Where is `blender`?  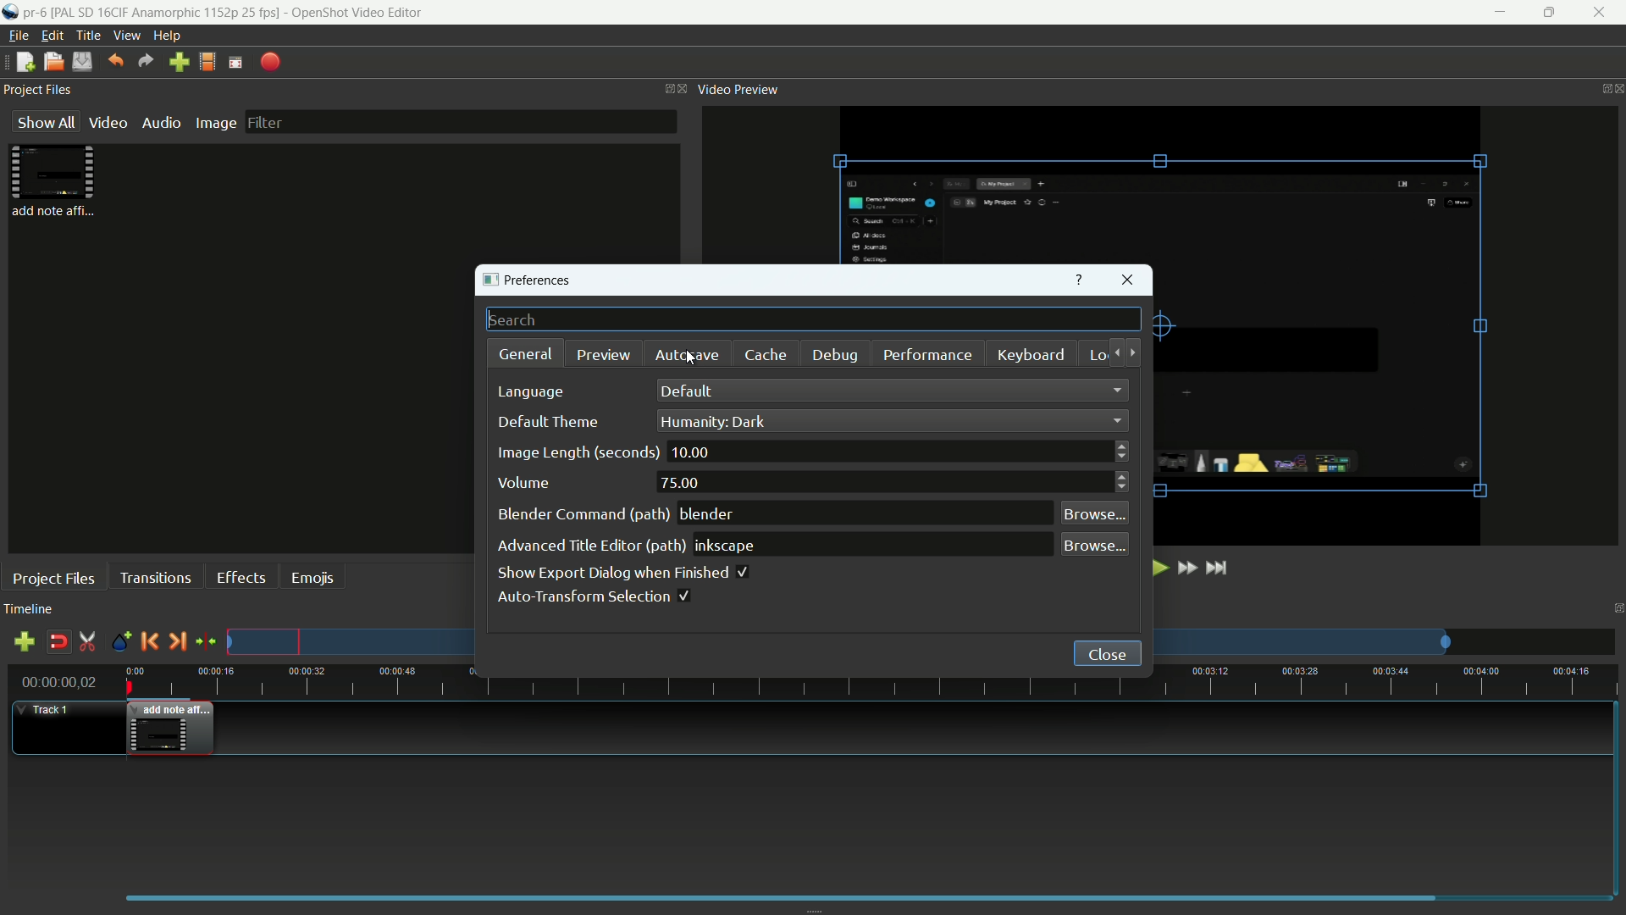 blender is located at coordinates (708, 514).